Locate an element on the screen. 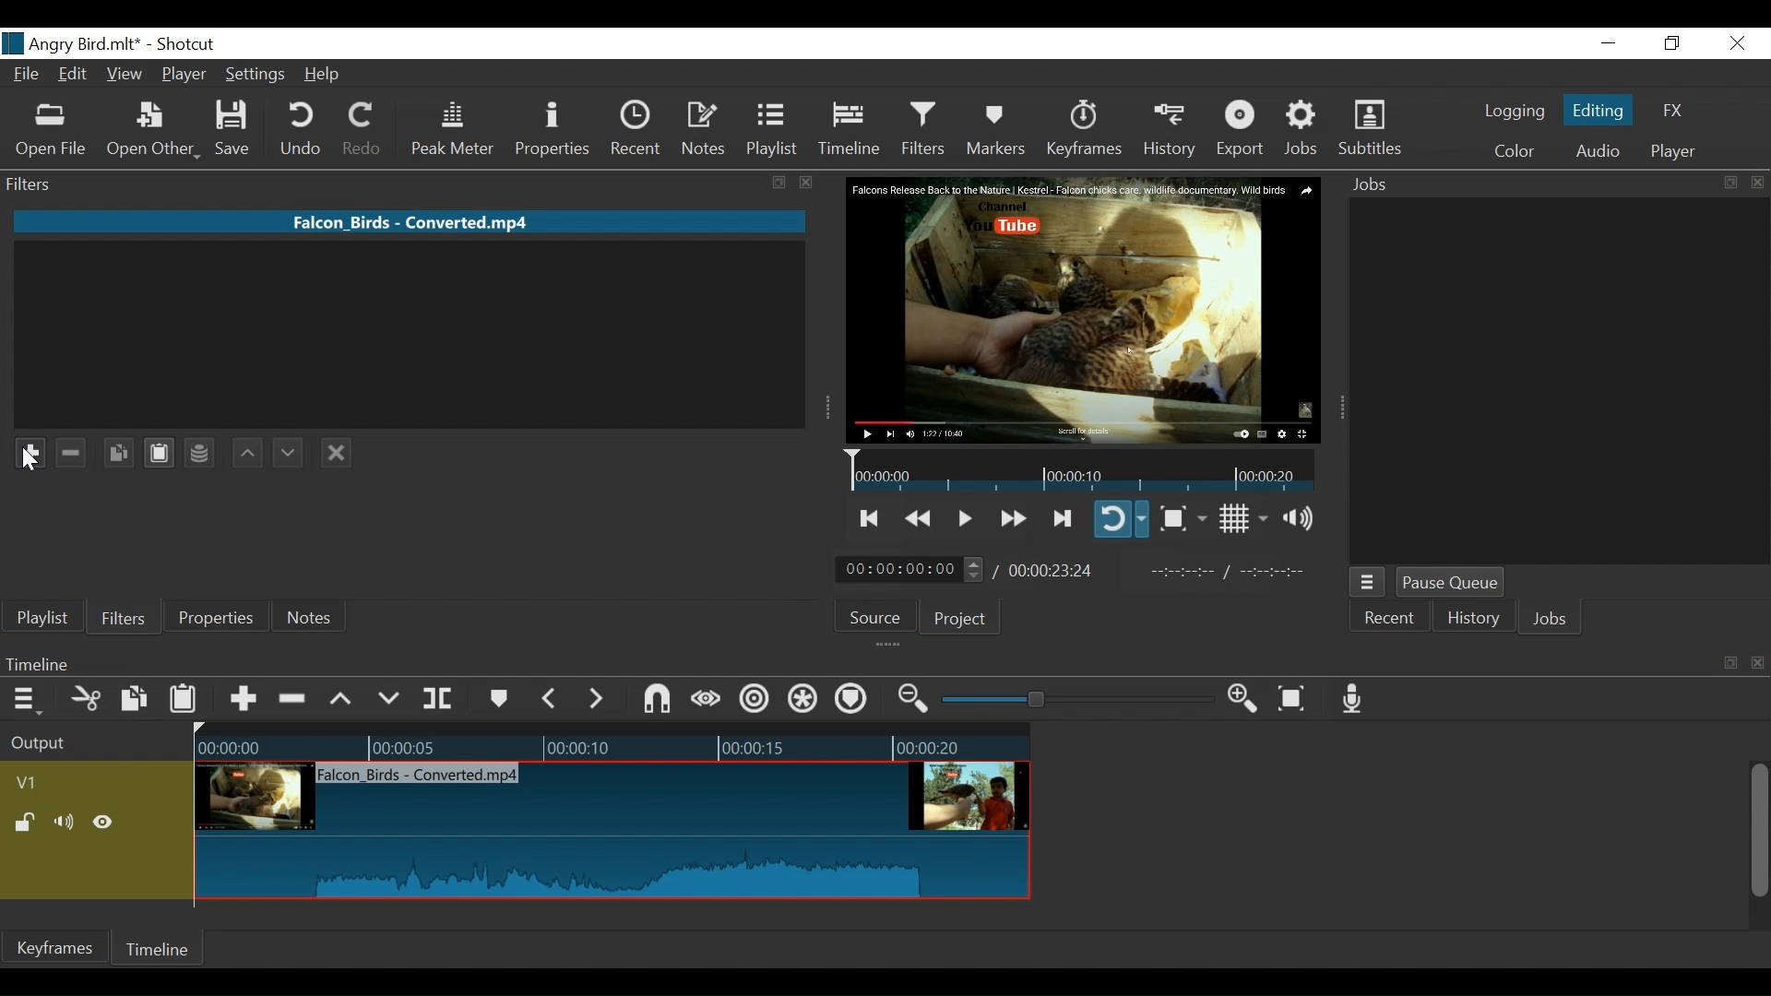  filters is located at coordinates (374, 183).